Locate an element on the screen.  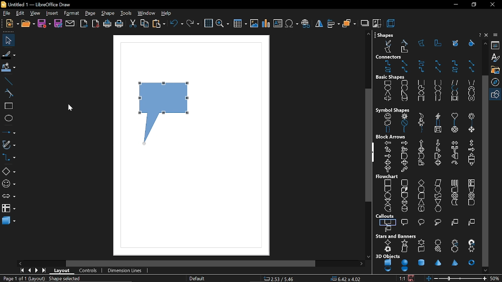
cube is located at coordinates (388, 263).